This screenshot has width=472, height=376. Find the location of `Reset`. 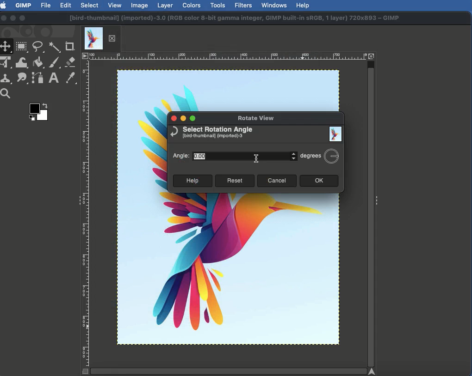

Reset is located at coordinates (235, 181).